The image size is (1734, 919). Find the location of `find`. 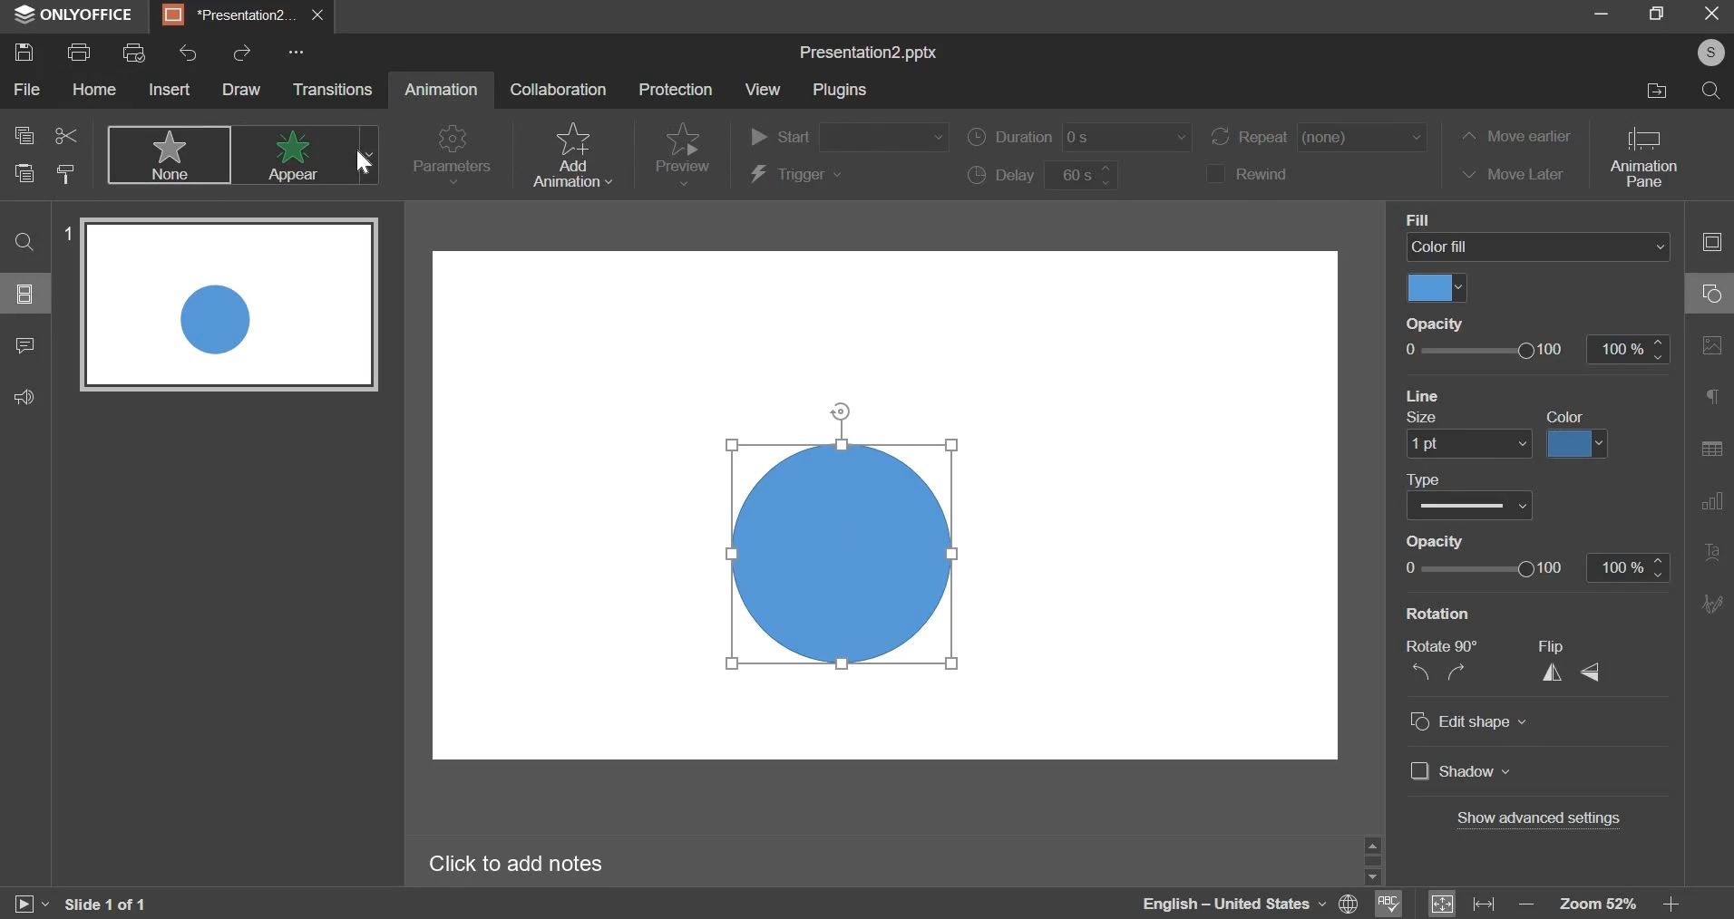

find is located at coordinates (23, 242).